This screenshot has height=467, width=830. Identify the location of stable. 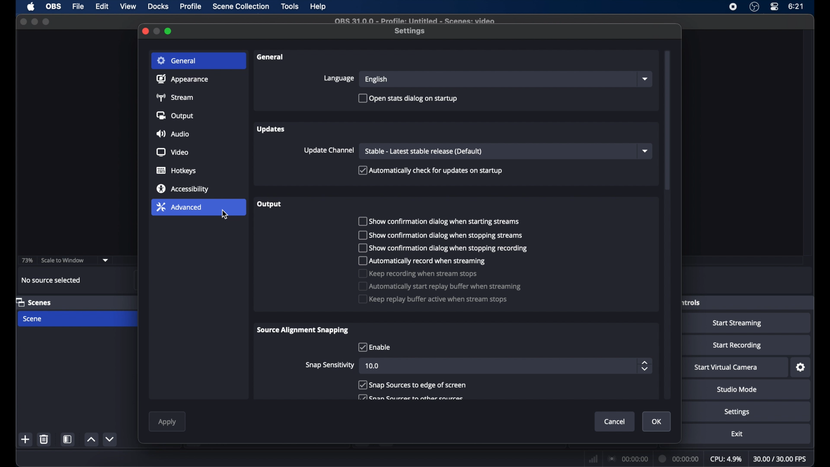
(423, 151).